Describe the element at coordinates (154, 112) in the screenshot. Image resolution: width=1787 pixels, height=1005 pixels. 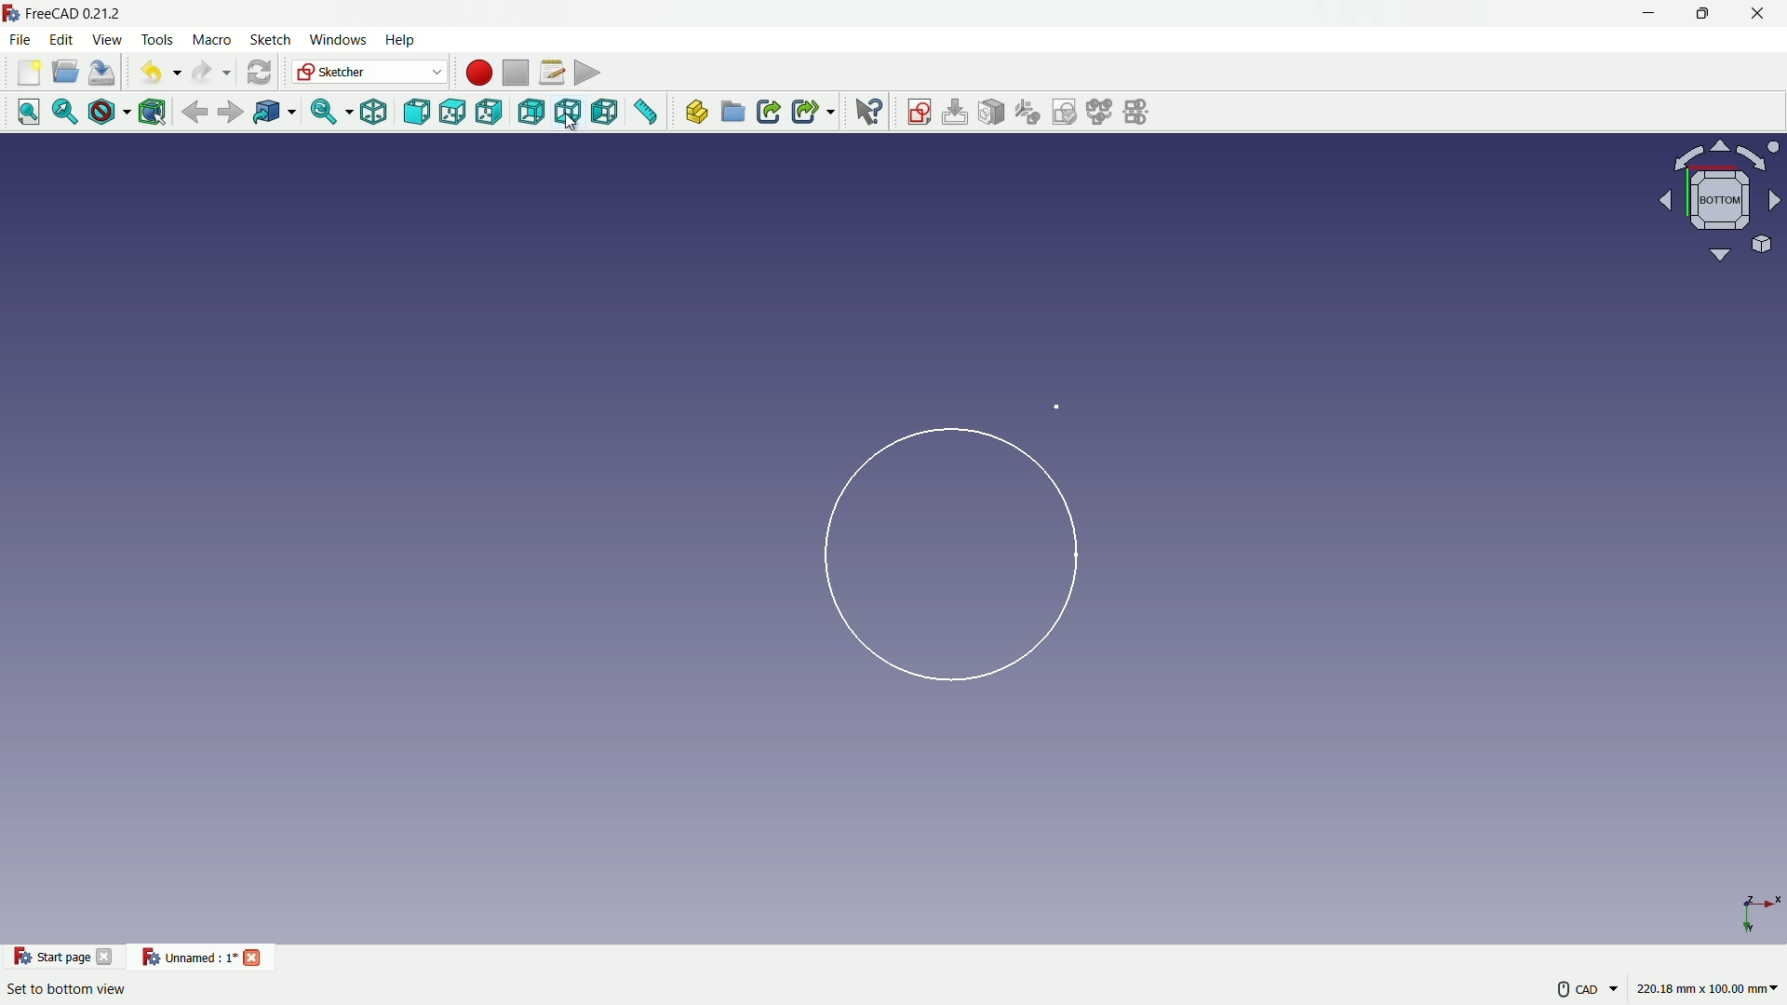
I see `bounding box` at that location.